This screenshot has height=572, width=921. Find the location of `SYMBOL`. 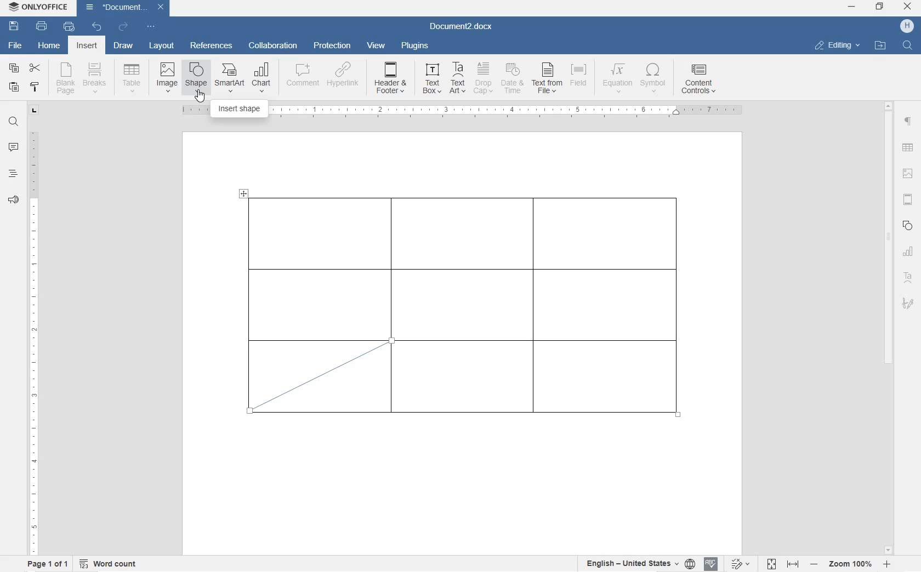

SYMBOL is located at coordinates (654, 80).